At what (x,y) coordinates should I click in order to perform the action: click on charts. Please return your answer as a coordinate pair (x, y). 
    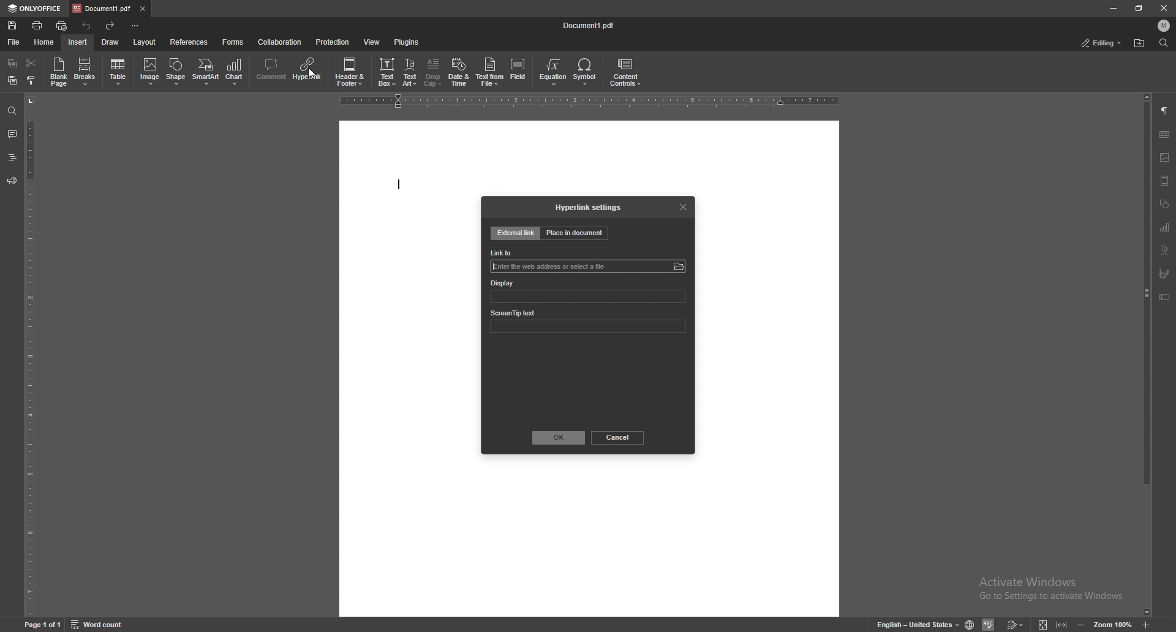
    Looking at the image, I should click on (1166, 227).